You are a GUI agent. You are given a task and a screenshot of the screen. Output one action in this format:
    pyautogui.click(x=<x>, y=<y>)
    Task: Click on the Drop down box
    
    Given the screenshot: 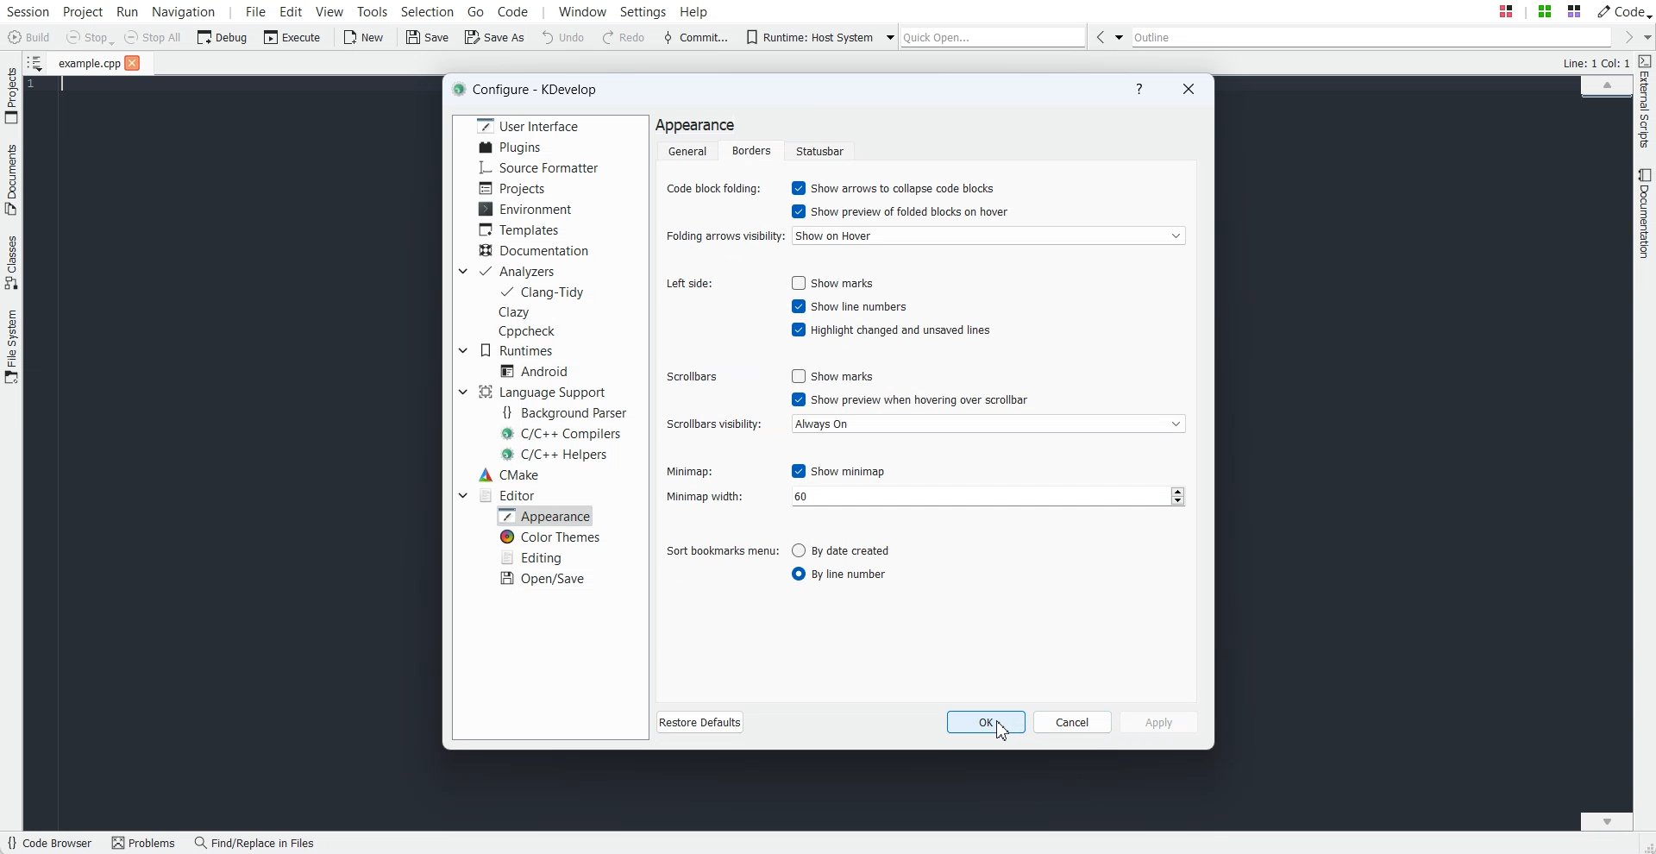 What is the action you would take?
    pyautogui.click(x=1646, y=37)
    